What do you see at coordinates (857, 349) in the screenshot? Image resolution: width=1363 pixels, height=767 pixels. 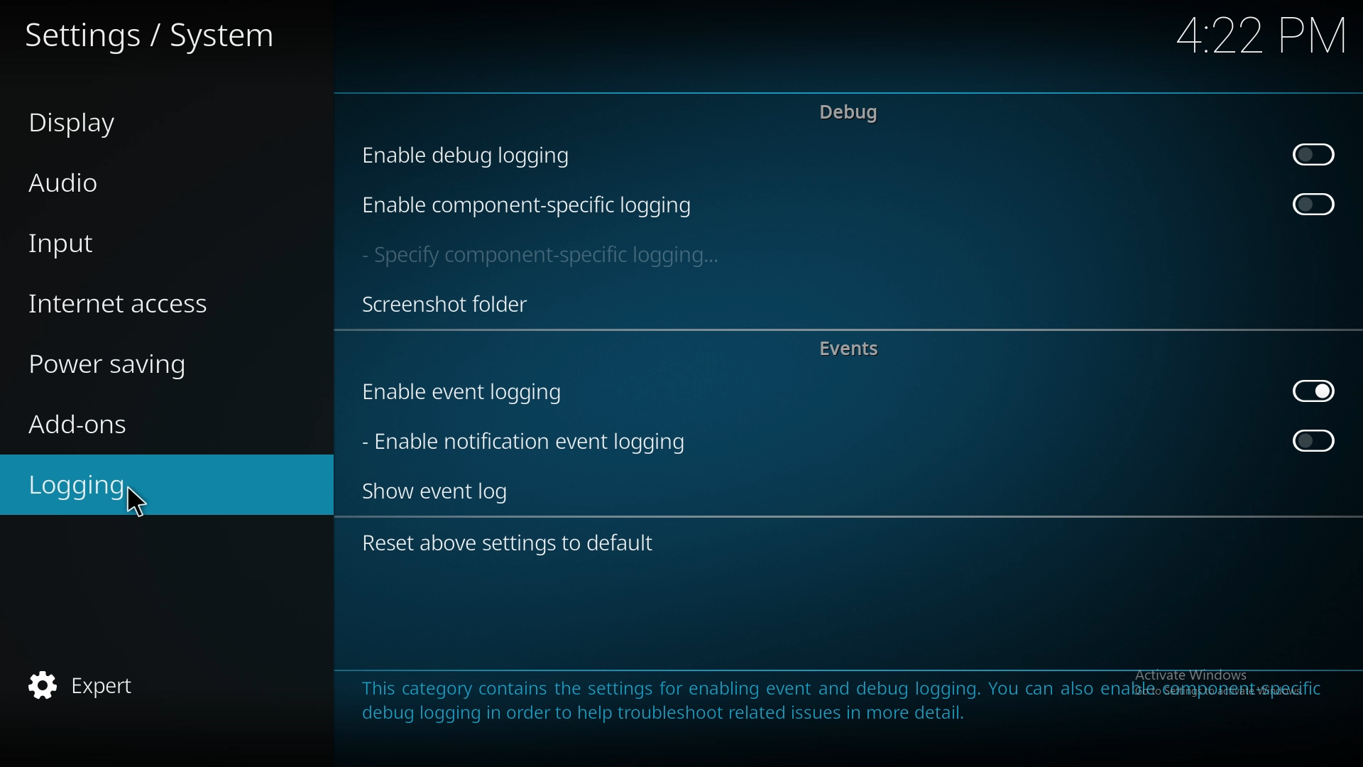 I see `events` at bounding box center [857, 349].